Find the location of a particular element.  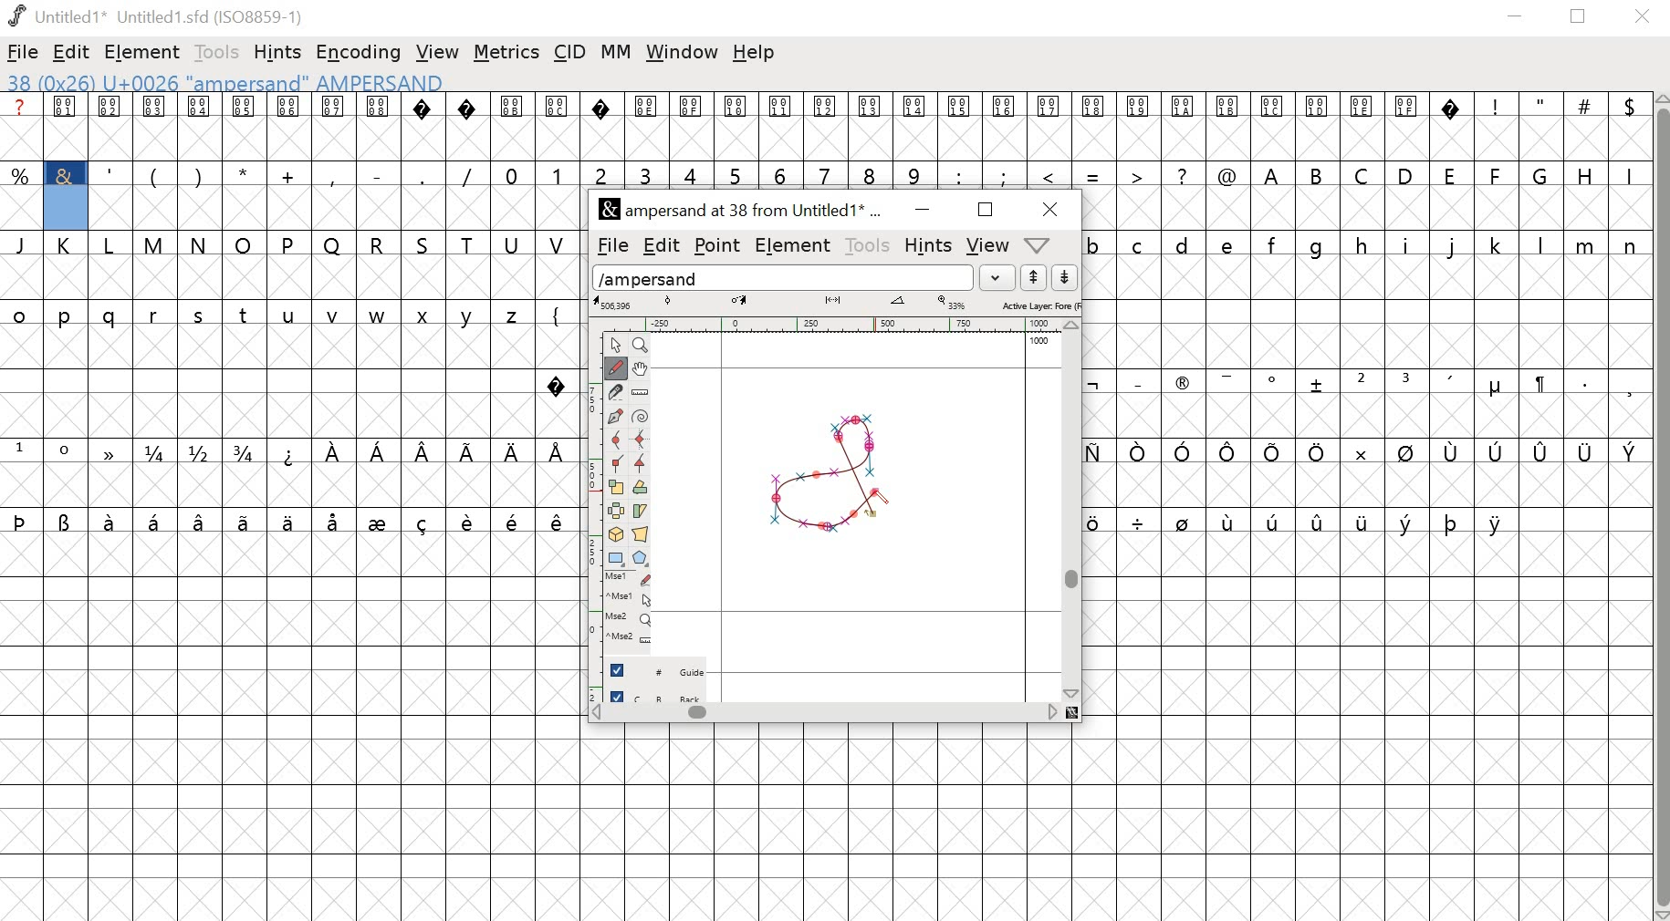

0002 is located at coordinates (111, 125).